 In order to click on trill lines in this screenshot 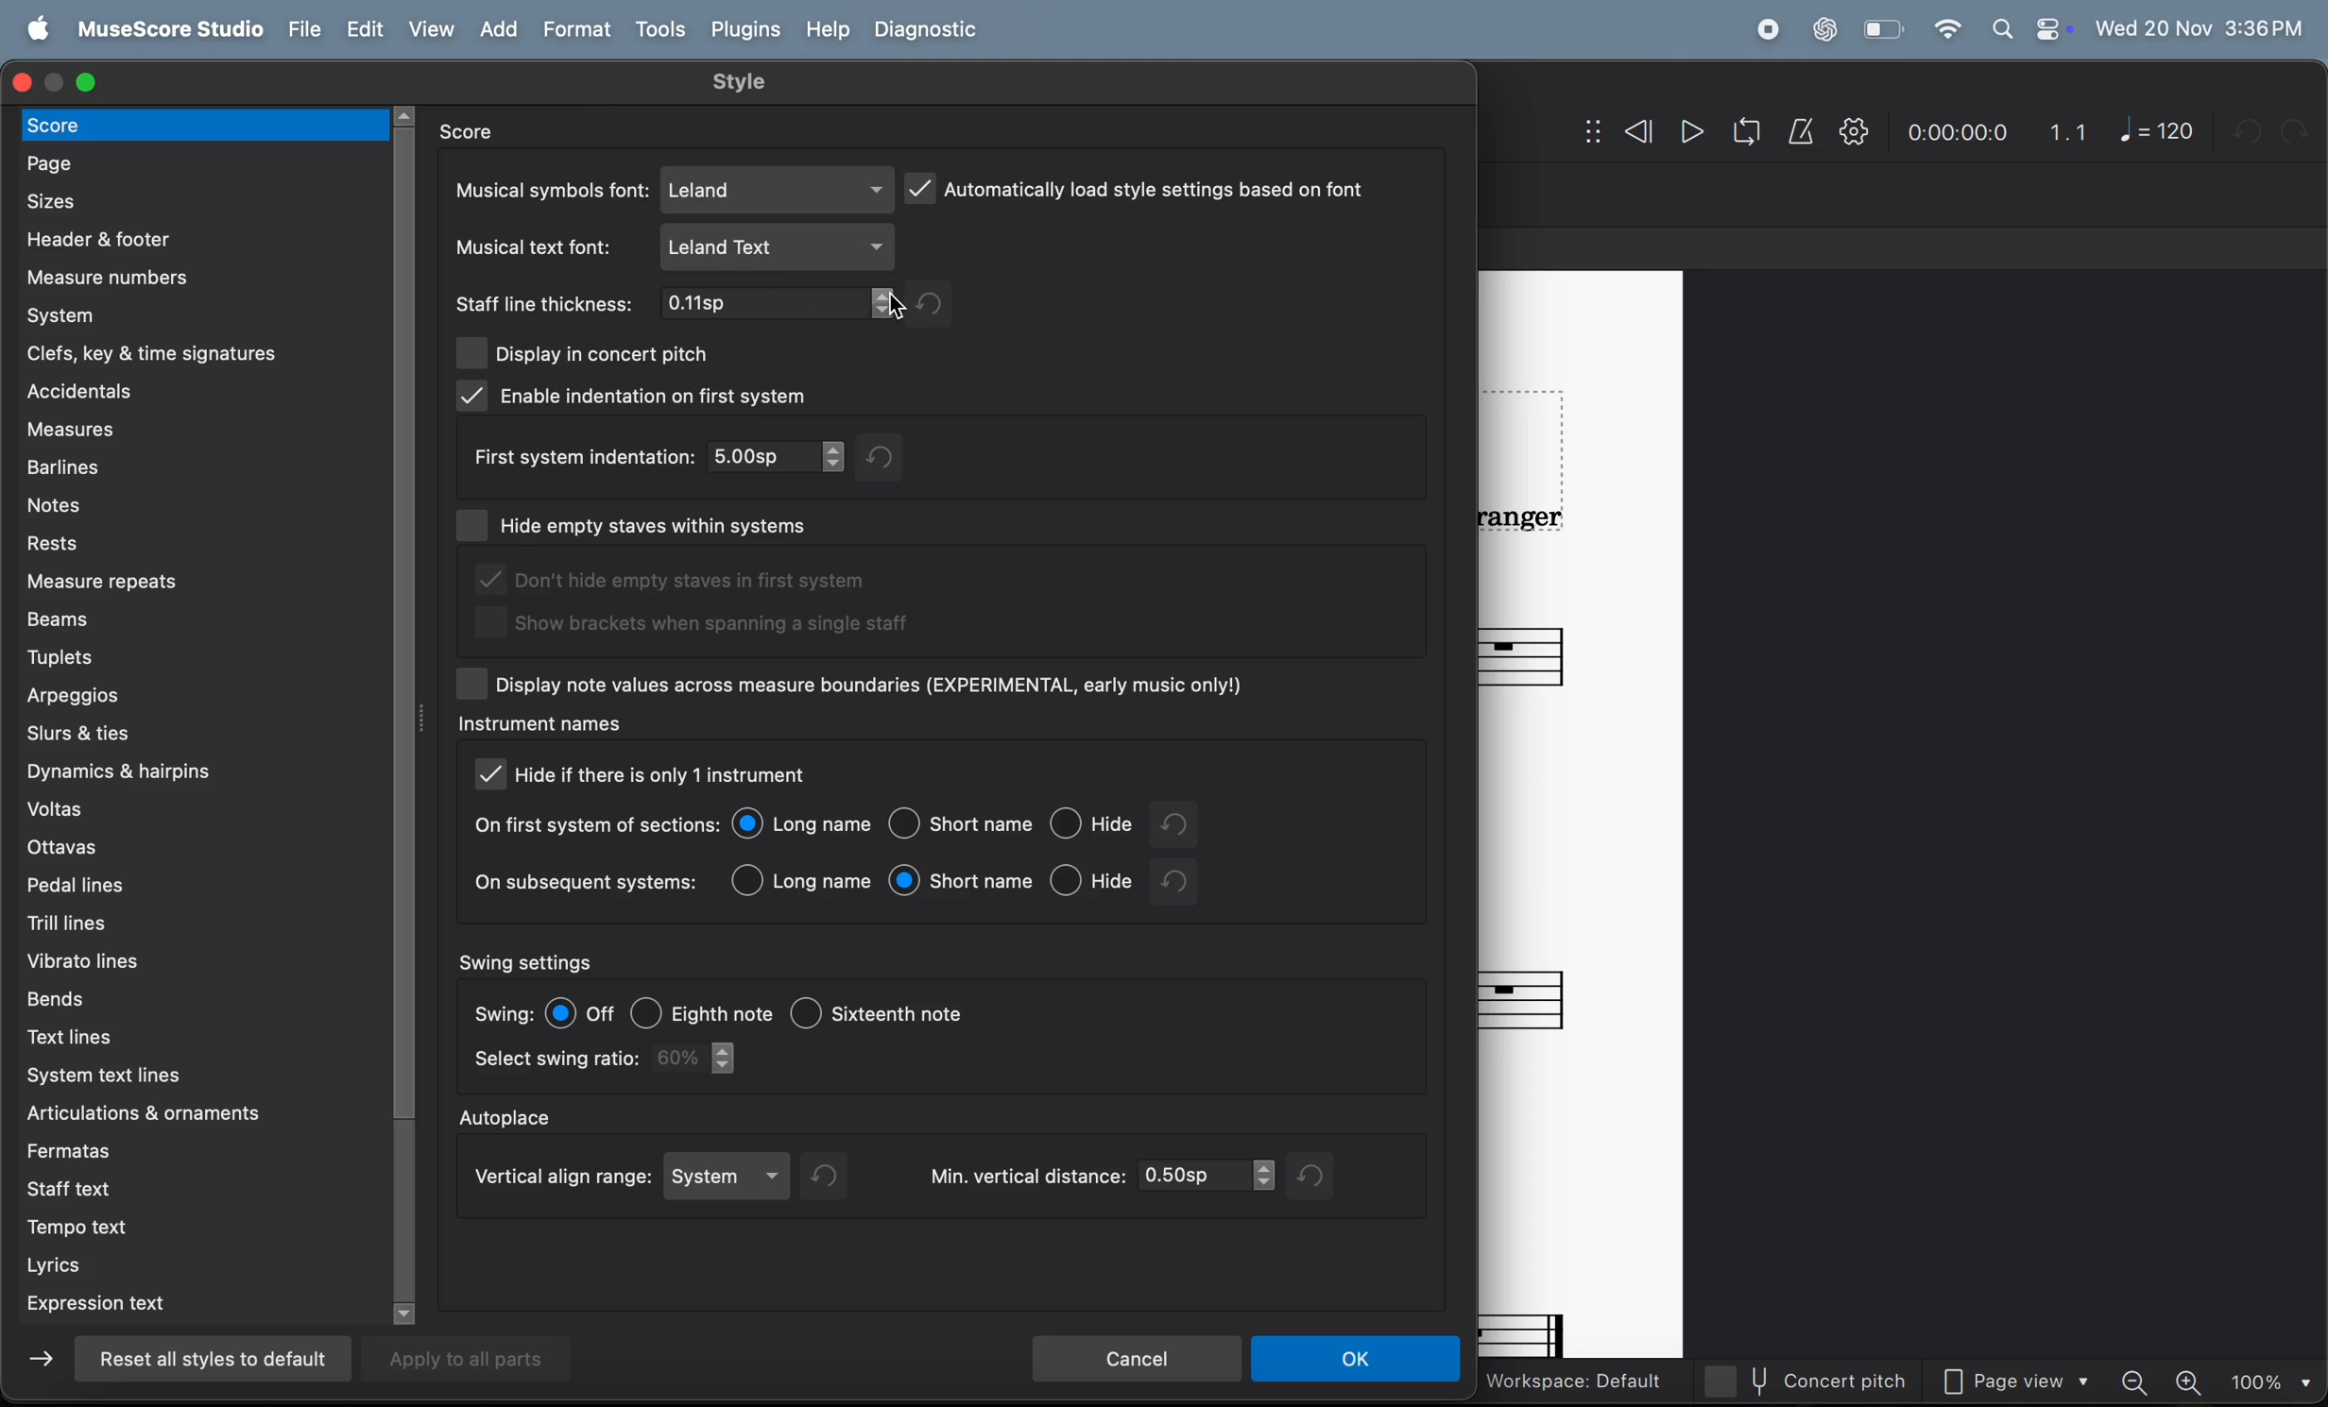, I will do `click(174, 920)`.